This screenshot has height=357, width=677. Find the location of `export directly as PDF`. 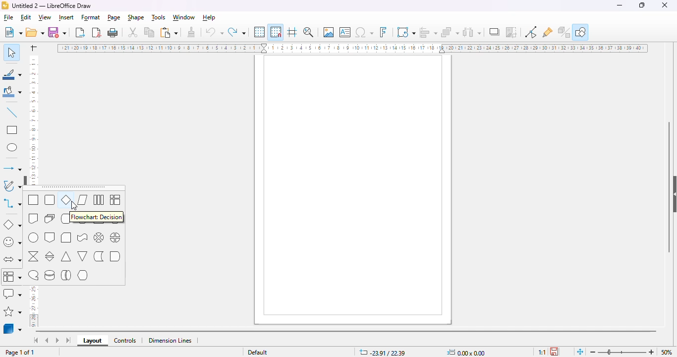

export directly as PDF is located at coordinates (97, 33).